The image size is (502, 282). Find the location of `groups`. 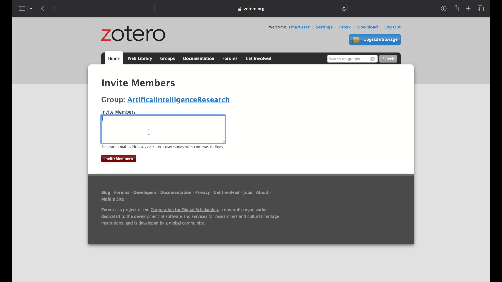

groups is located at coordinates (127, 73).